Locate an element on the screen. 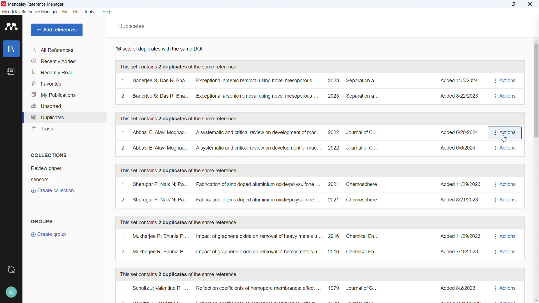 The height and width of the screenshot is (303, 539). library is located at coordinates (11, 49).